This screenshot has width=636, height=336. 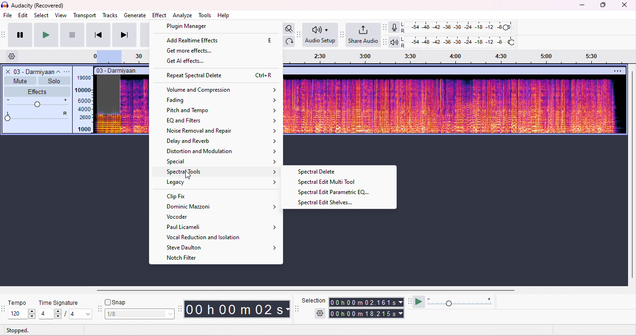 I want to click on recording level, so click(x=460, y=28).